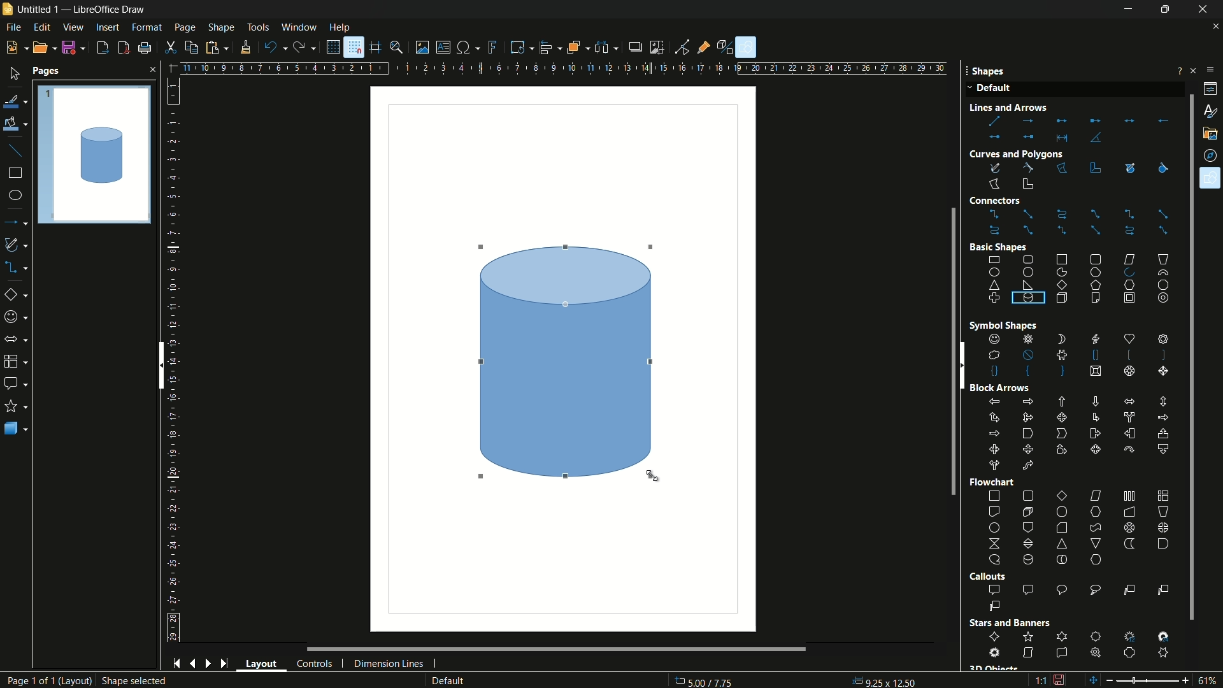 This screenshot has width=1223, height=688. I want to click on Line and Arrow, so click(1028, 107).